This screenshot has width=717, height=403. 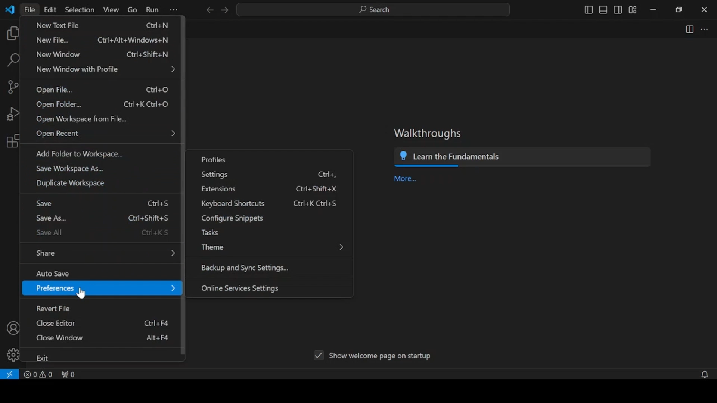 I want to click on manage, so click(x=13, y=355).